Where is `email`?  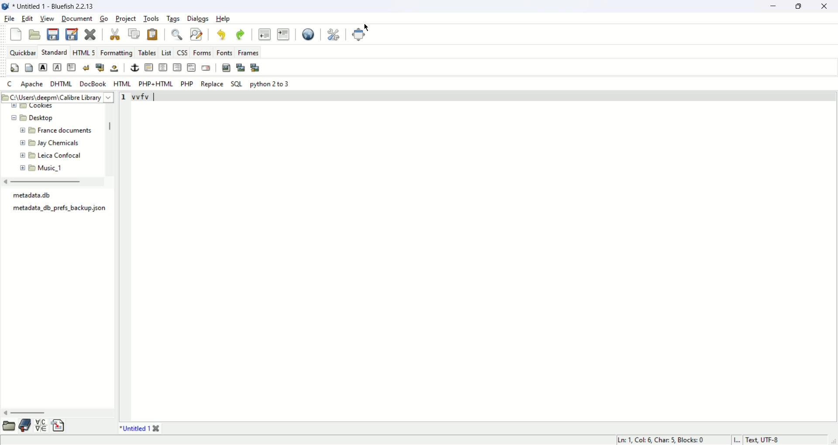 email is located at coordinates (208, 67).